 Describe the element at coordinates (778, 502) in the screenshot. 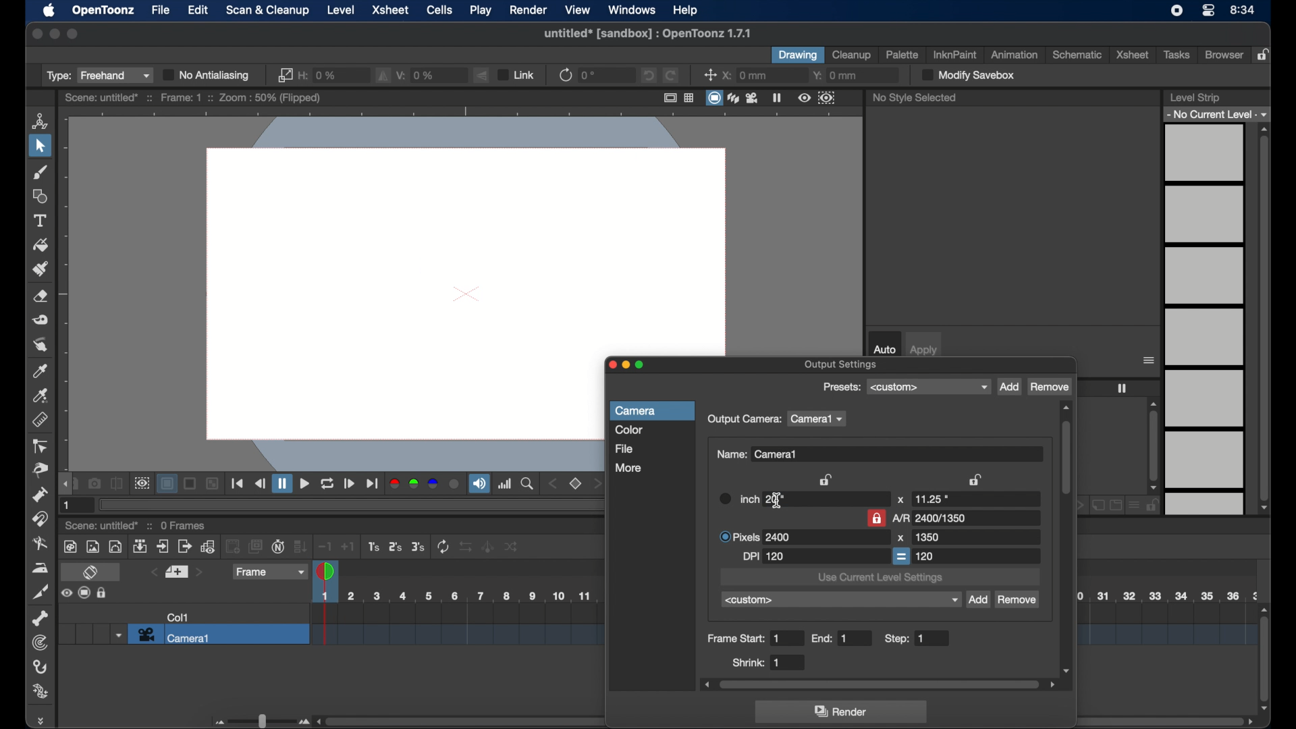

I see `text cursor` at that location.